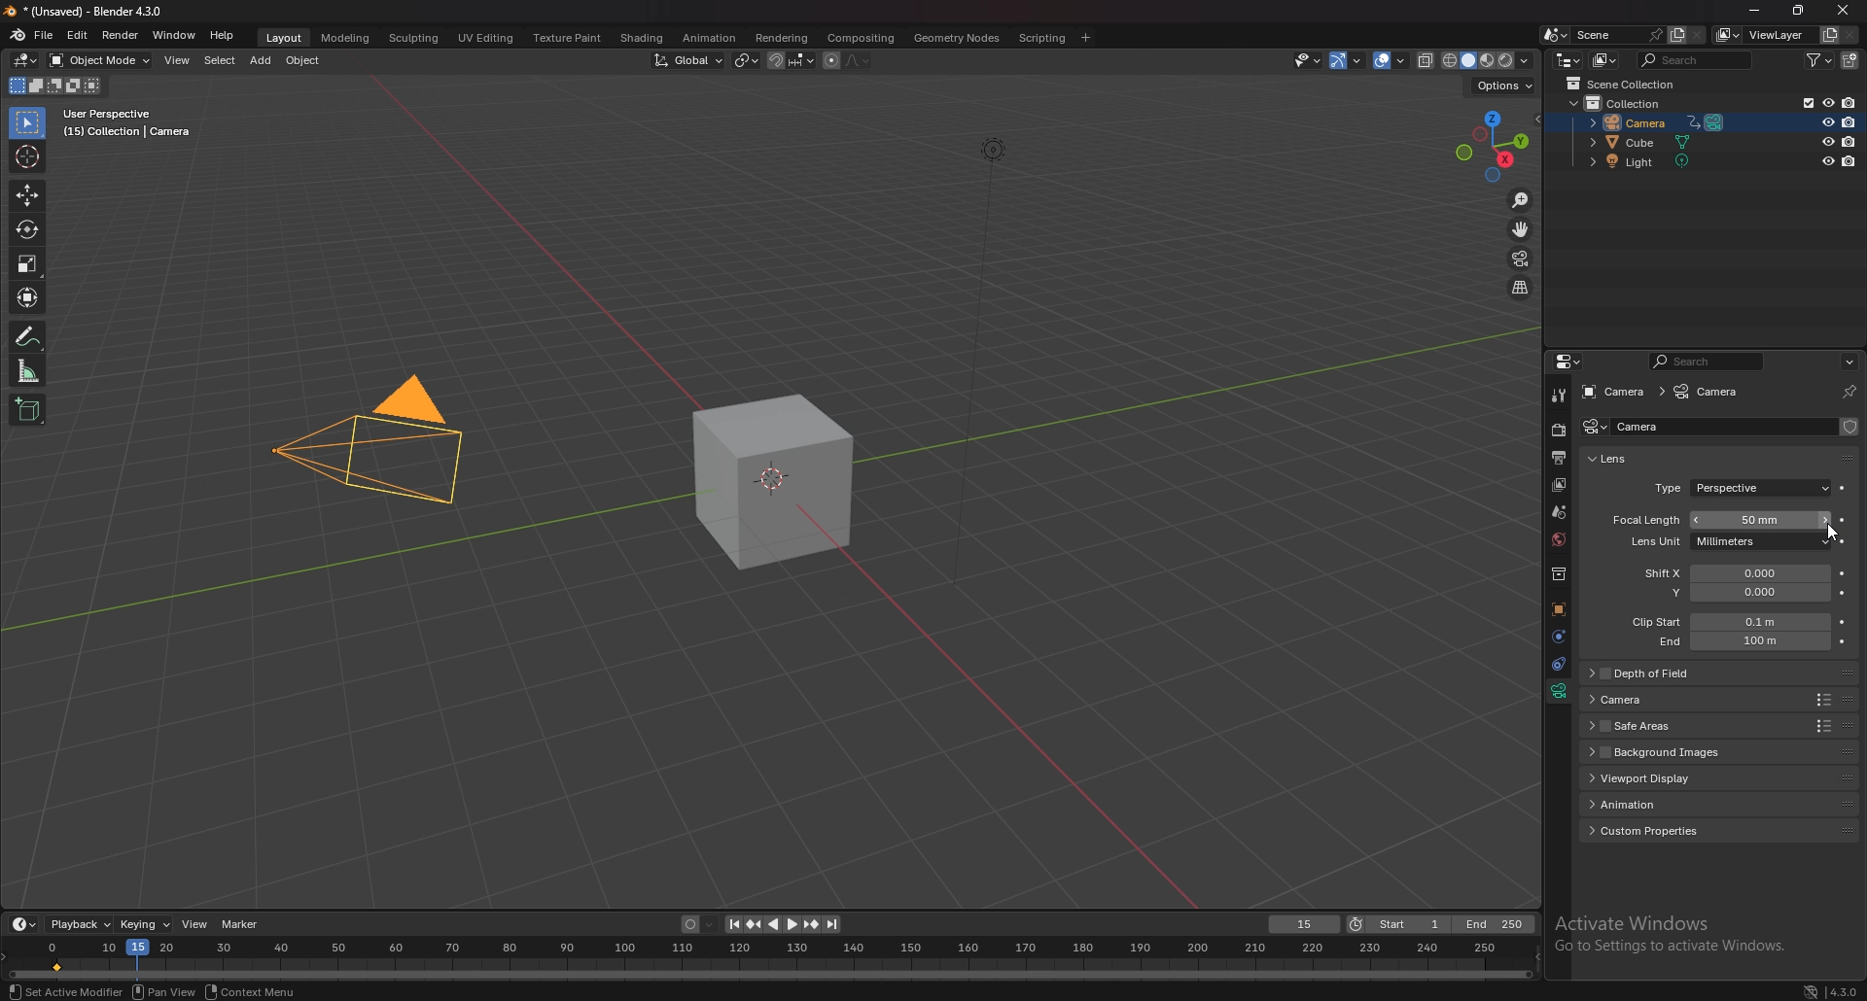 This screenshot has width=1867, height=1001. What do you see at coordinates (303, 61) in the screenshot?
I see `object` at bounding box center [303, 61].